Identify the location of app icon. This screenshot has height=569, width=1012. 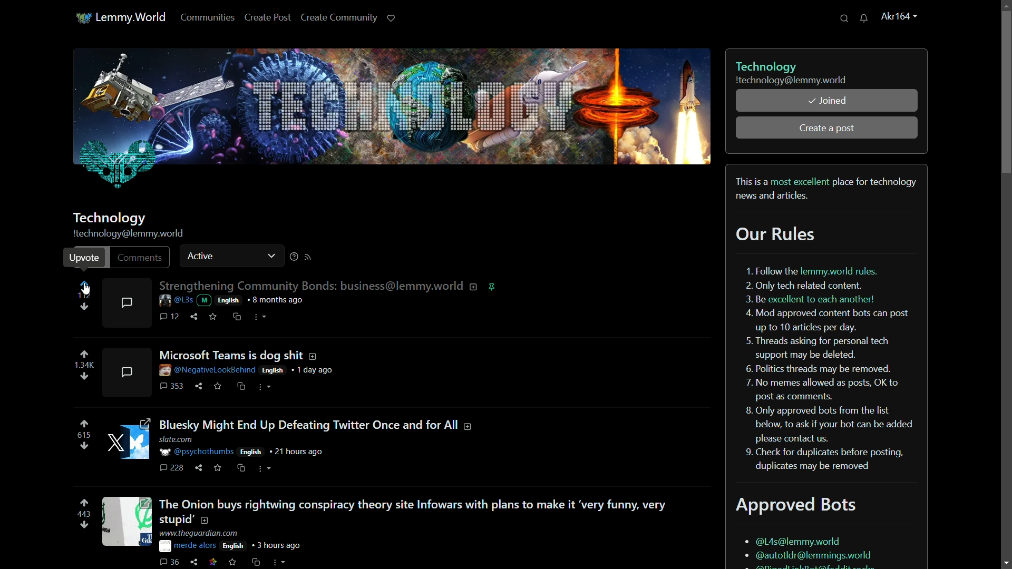
(83, 18).